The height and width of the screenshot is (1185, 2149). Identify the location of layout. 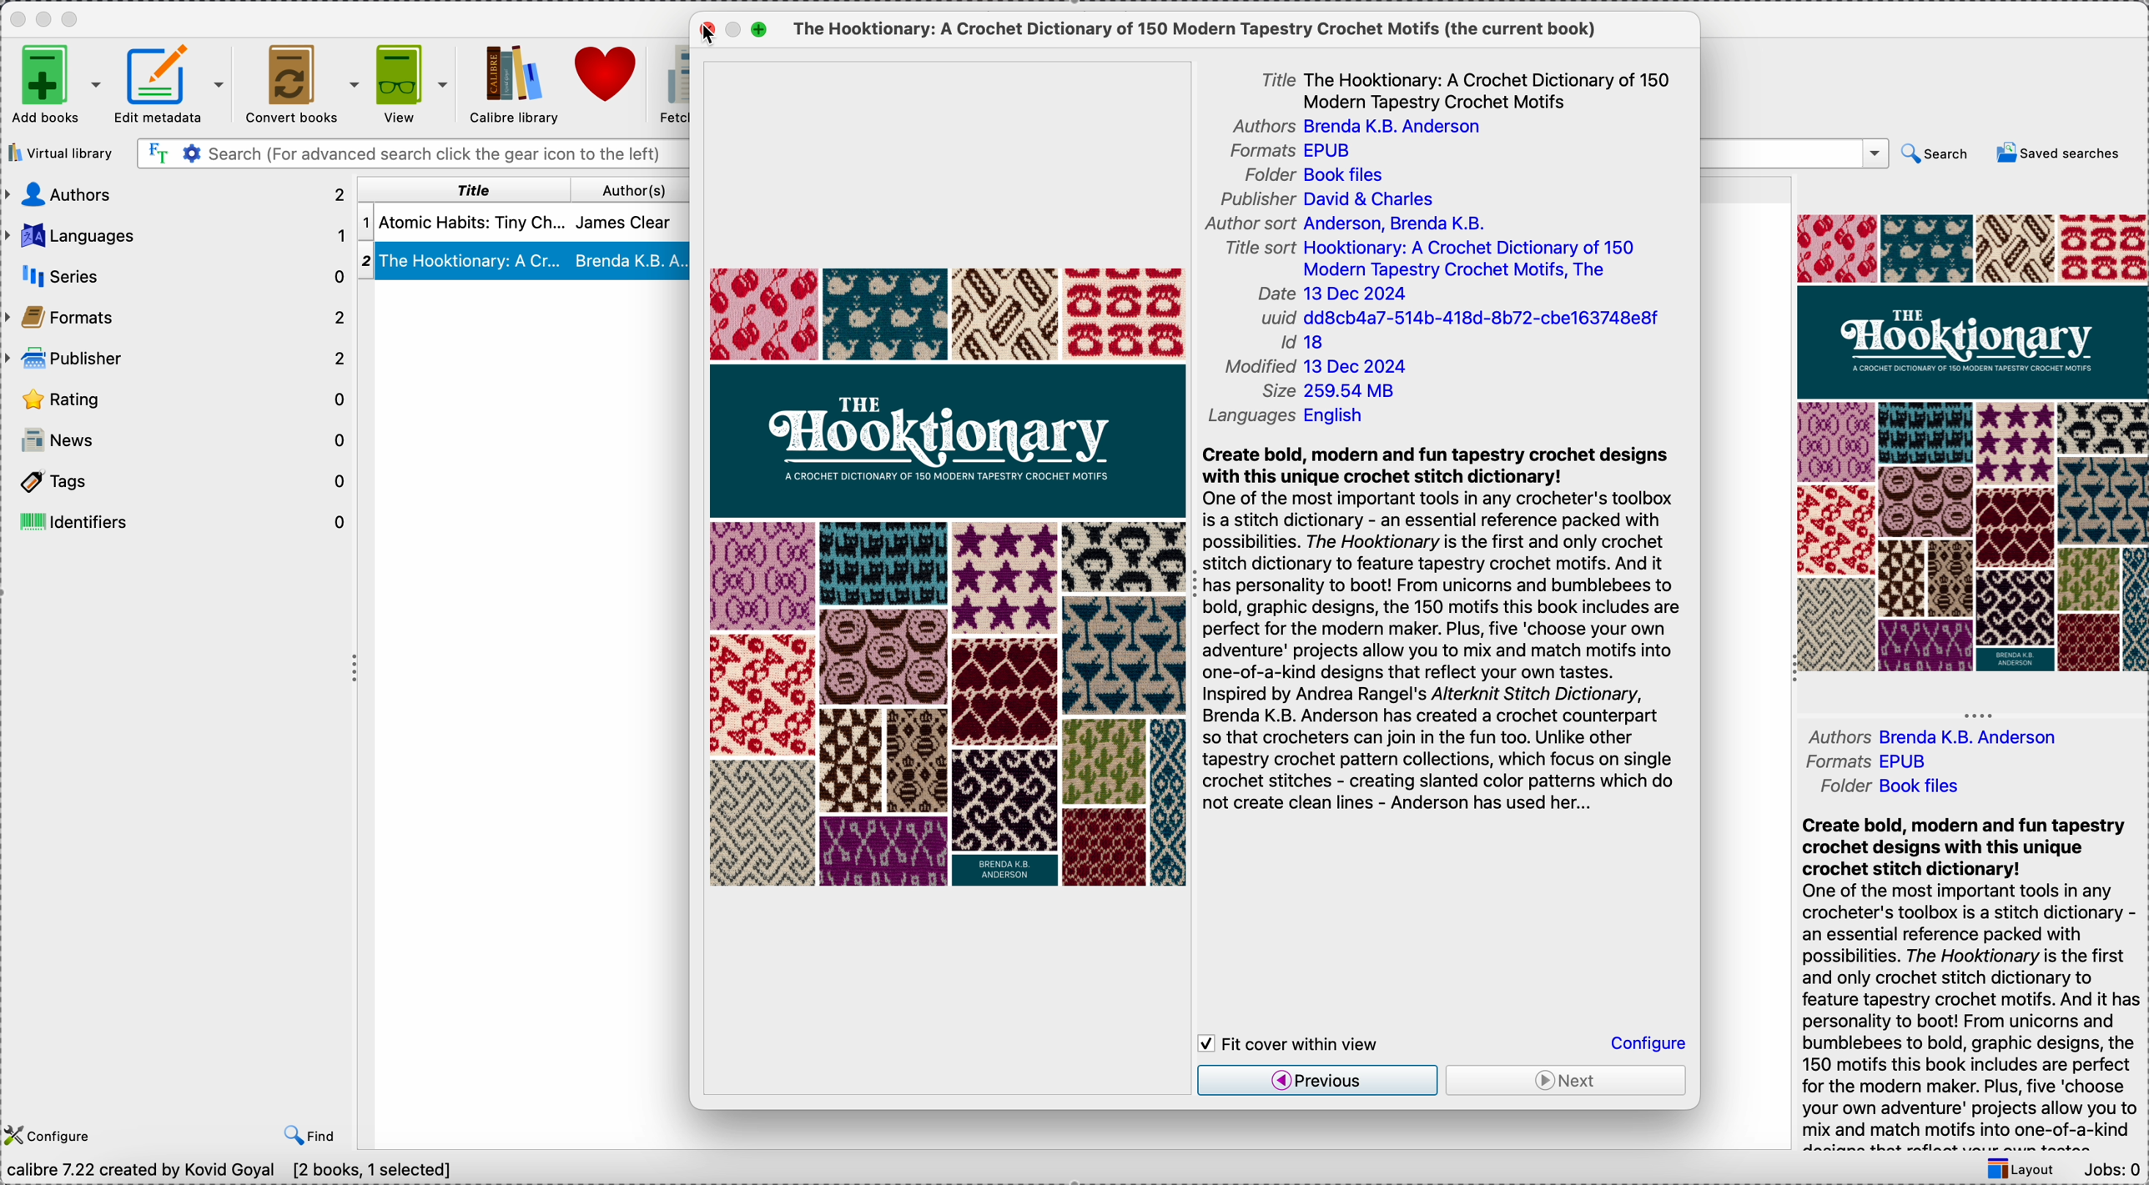
(2021, 1167).